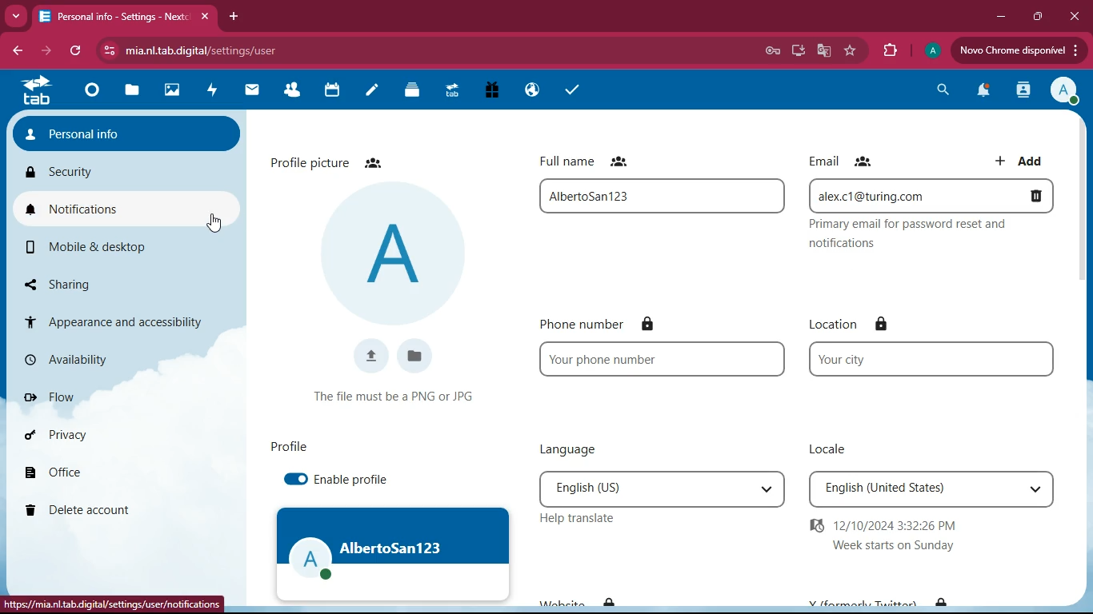  I want to click on refresh, so click(78, 50).